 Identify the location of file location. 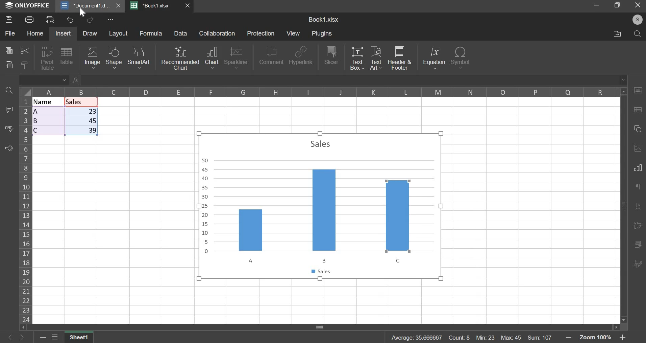
(619, 35).